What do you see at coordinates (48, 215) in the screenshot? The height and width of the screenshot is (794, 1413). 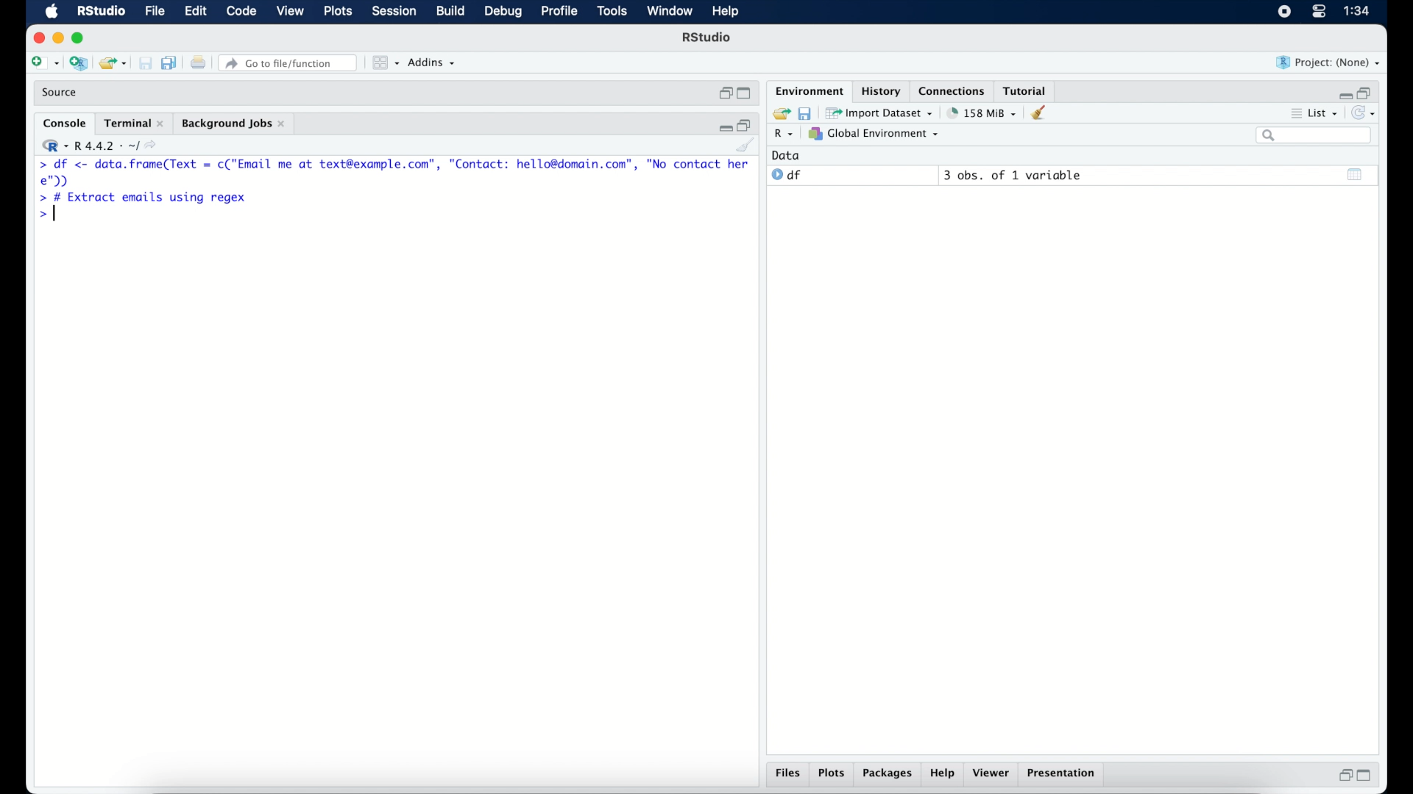 I see `>|` at bounding box center [48, 215].